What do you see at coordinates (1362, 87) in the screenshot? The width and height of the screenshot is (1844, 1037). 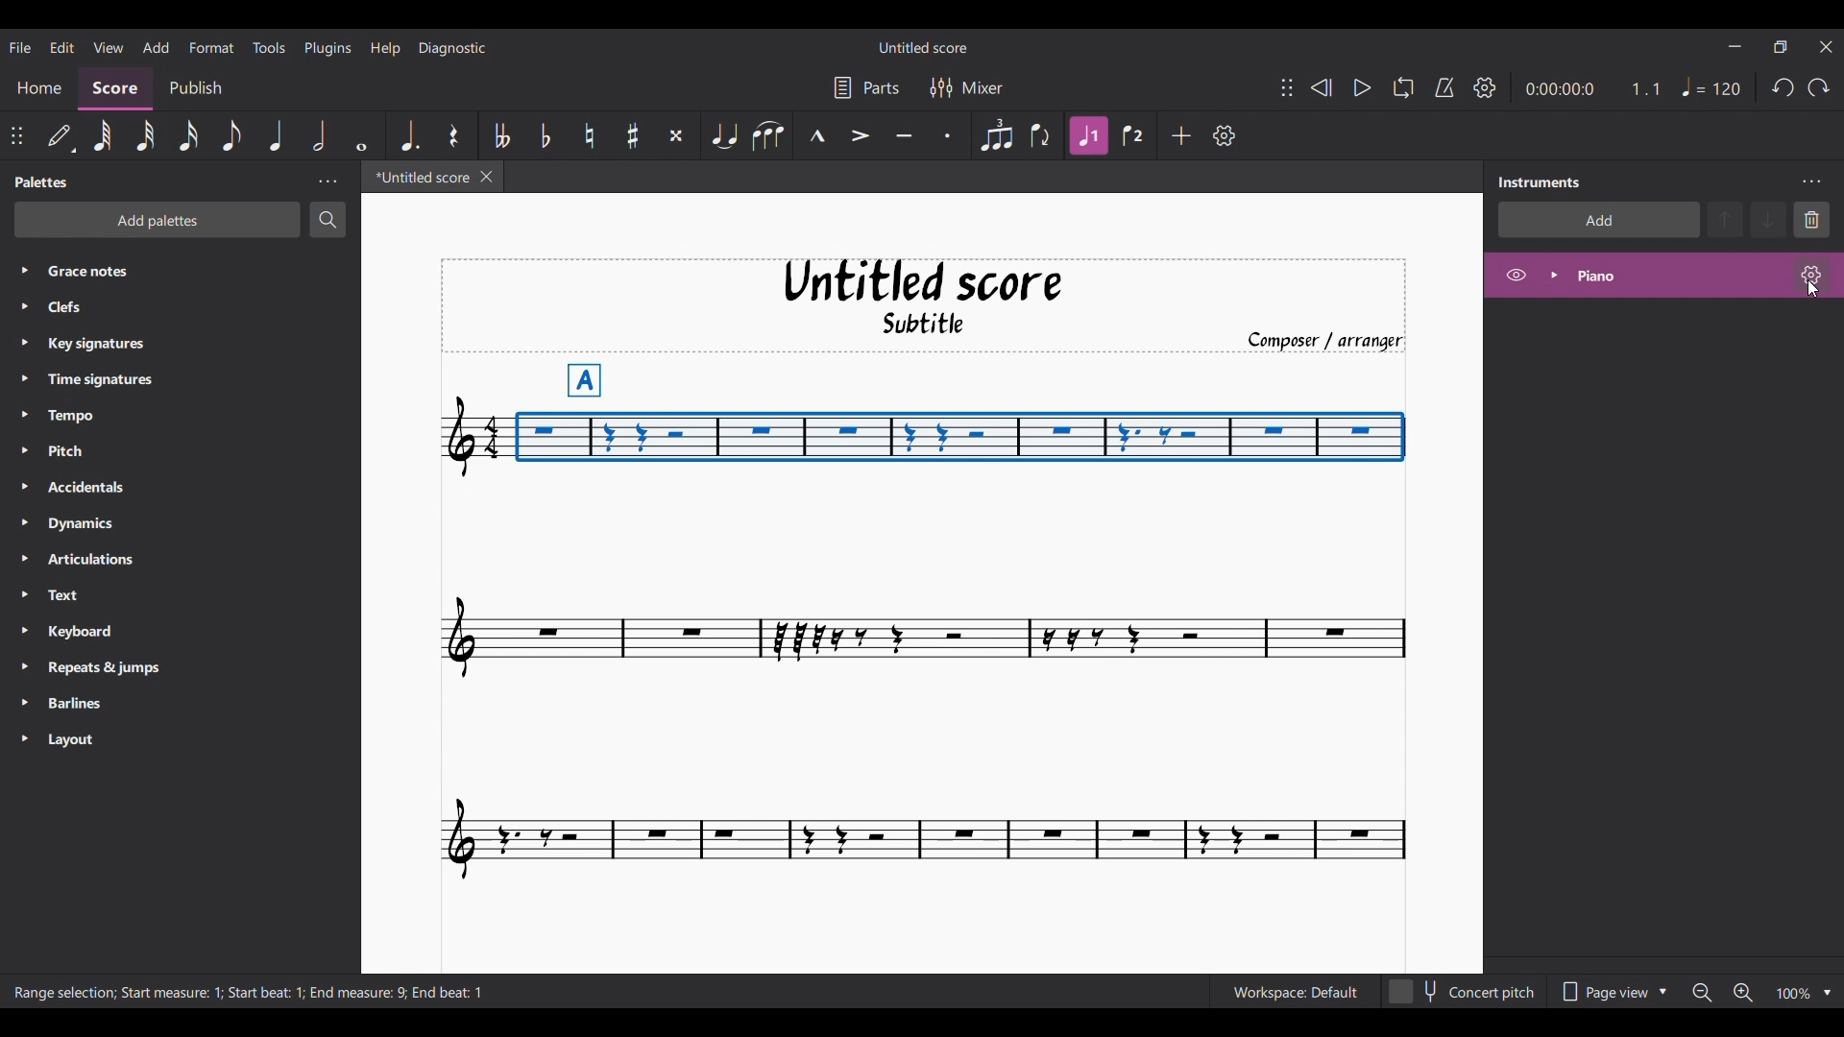 I see `Play` at bounding box center [1362, 87].